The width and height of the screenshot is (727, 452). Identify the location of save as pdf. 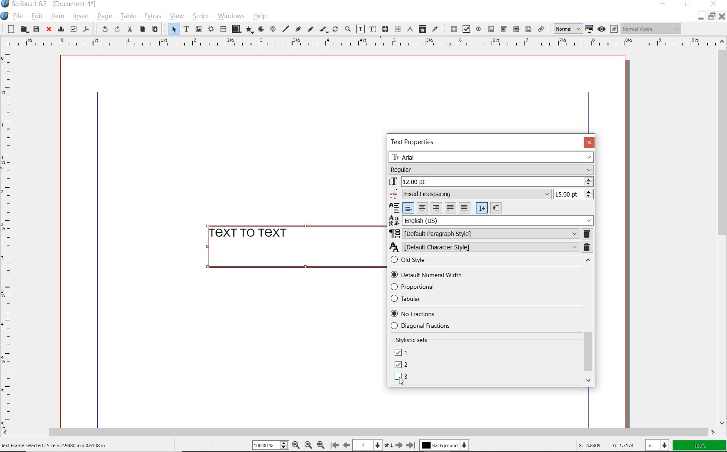
(87, 30).